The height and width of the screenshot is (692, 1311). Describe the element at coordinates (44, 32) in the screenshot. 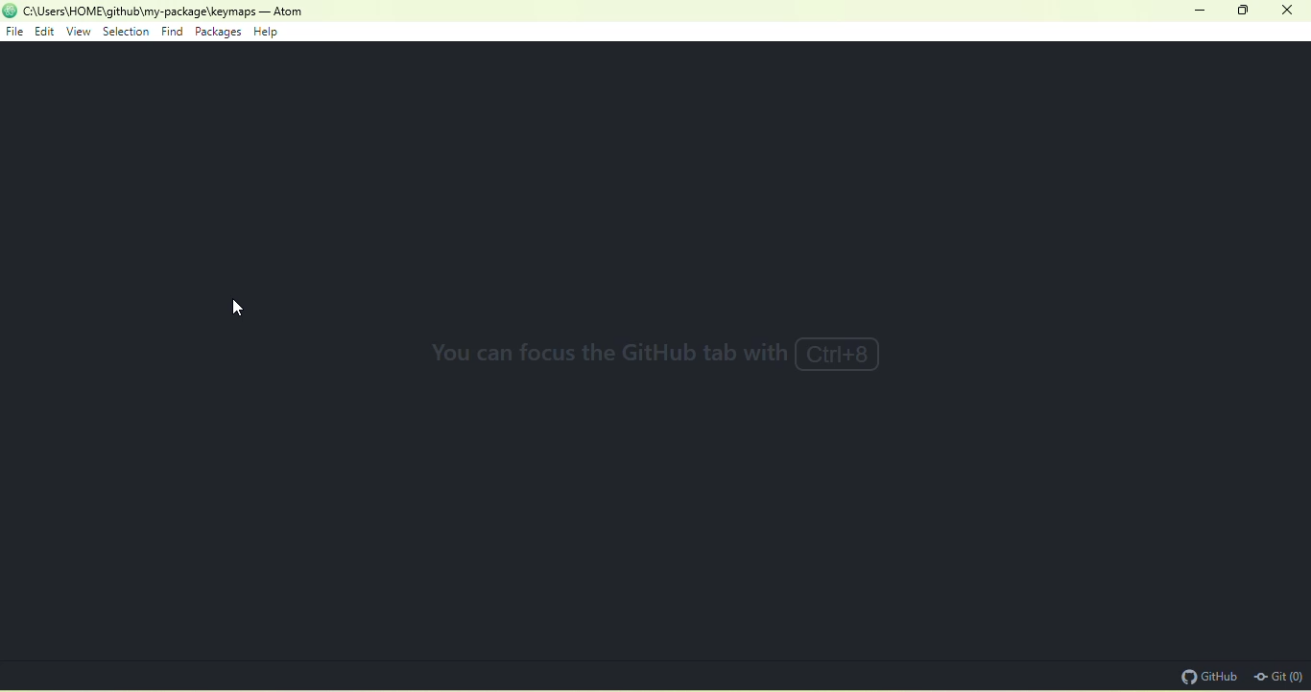

I see `edit` at that location.